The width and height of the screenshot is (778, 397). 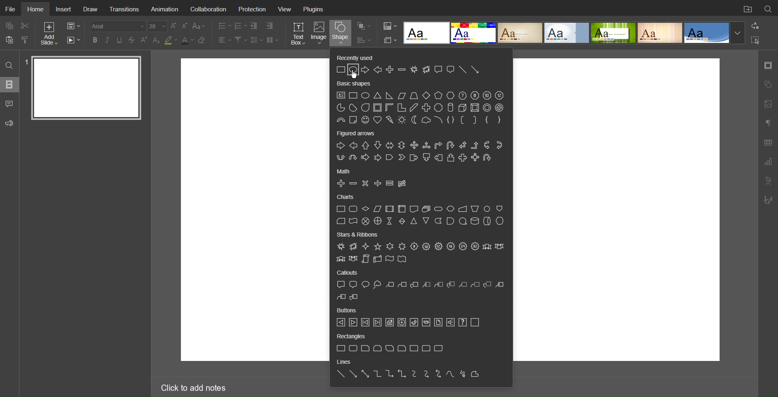 What do you see at coordinates (768, 65) in the screenshot?
I see `Slide Settings` at bounding box center [768, 65].